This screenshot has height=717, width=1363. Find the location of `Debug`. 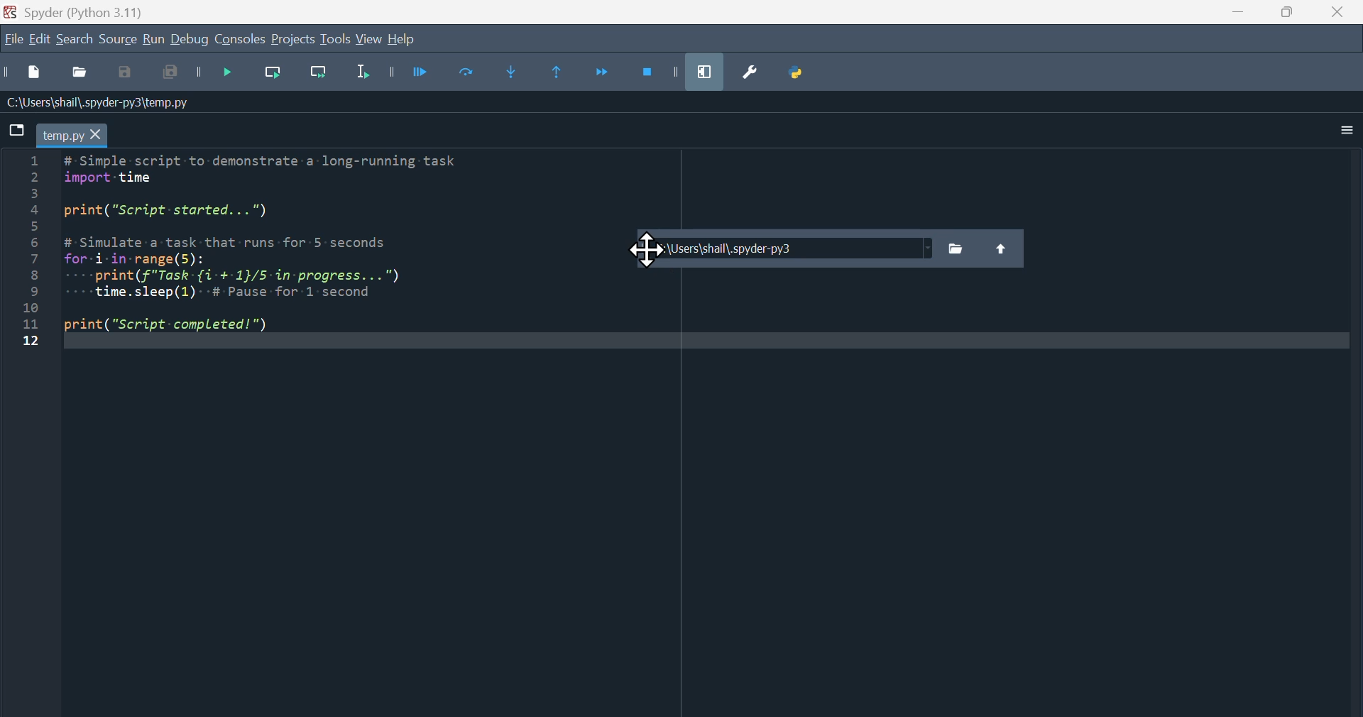

Debug is located at coordinates (192, 43).